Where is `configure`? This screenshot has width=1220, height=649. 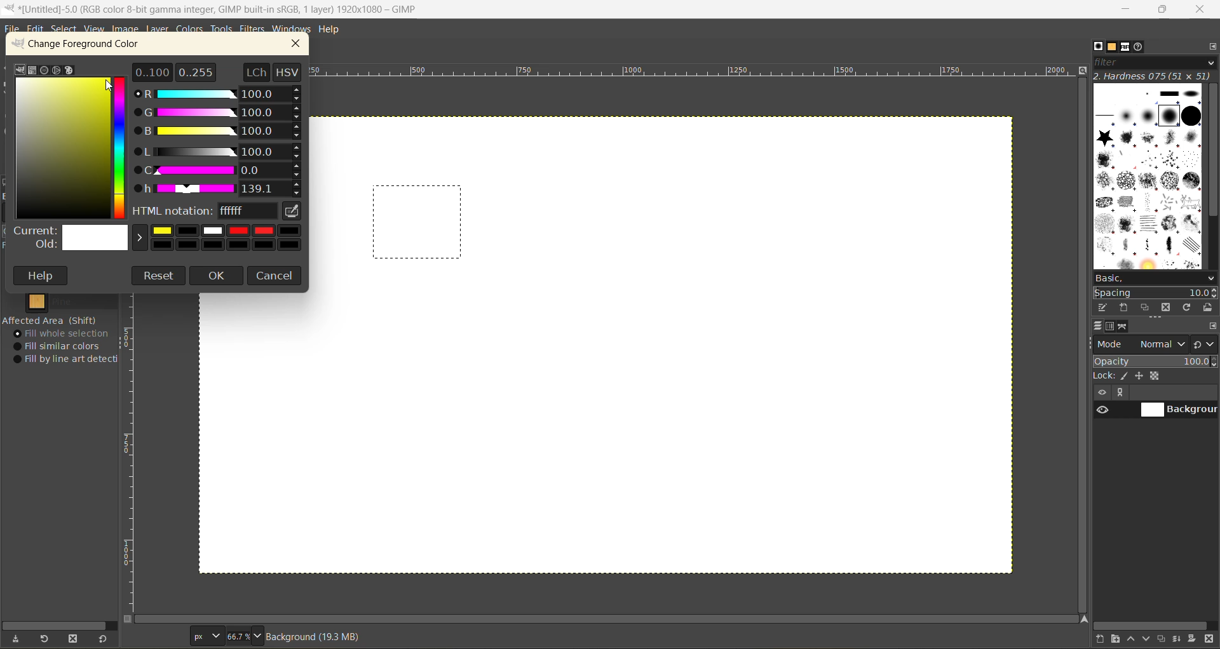
configure is located at coordinates (1211, 50).